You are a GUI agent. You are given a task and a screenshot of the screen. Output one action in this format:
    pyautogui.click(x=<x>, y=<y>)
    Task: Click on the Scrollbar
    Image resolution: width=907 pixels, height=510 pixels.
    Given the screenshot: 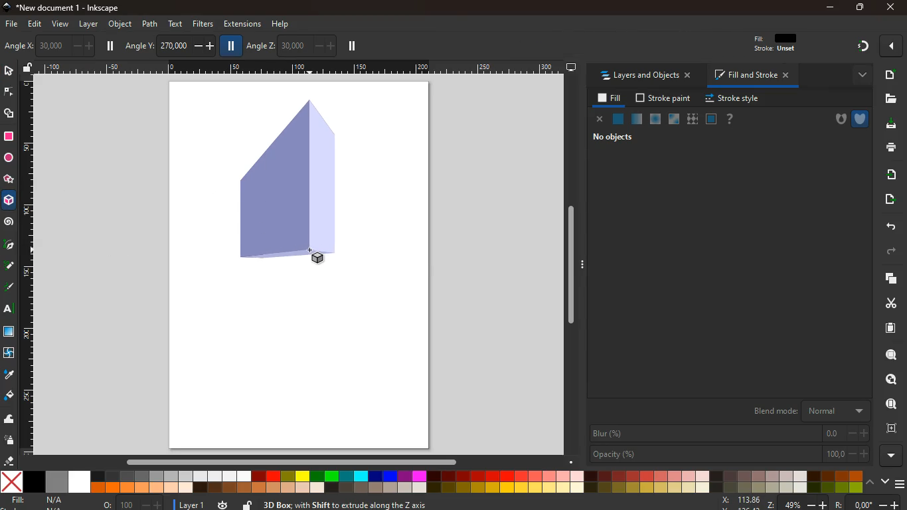 What is the action you would take?
    pyautogui.click(x=570, y=262)
    